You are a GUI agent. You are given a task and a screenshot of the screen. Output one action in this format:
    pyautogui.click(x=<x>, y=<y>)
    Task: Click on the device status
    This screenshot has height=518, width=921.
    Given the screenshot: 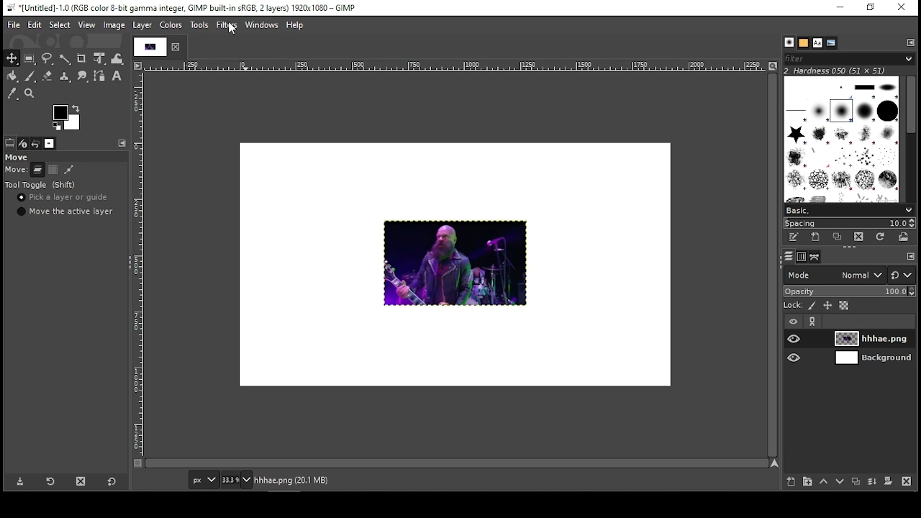 What is the action you would take?
    pyautogui.click(x=22, y=143)
    